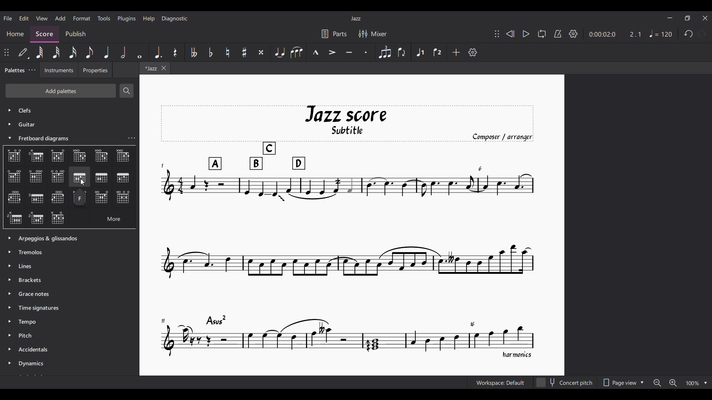  What do you see at coordinates (36, 198) in the screenshot?
I see `Chart 13` at bounding box center [36, 198].